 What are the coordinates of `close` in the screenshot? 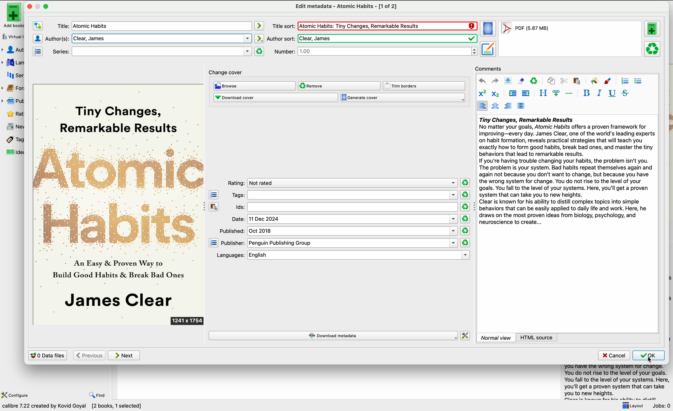 It's located at (29, 6).